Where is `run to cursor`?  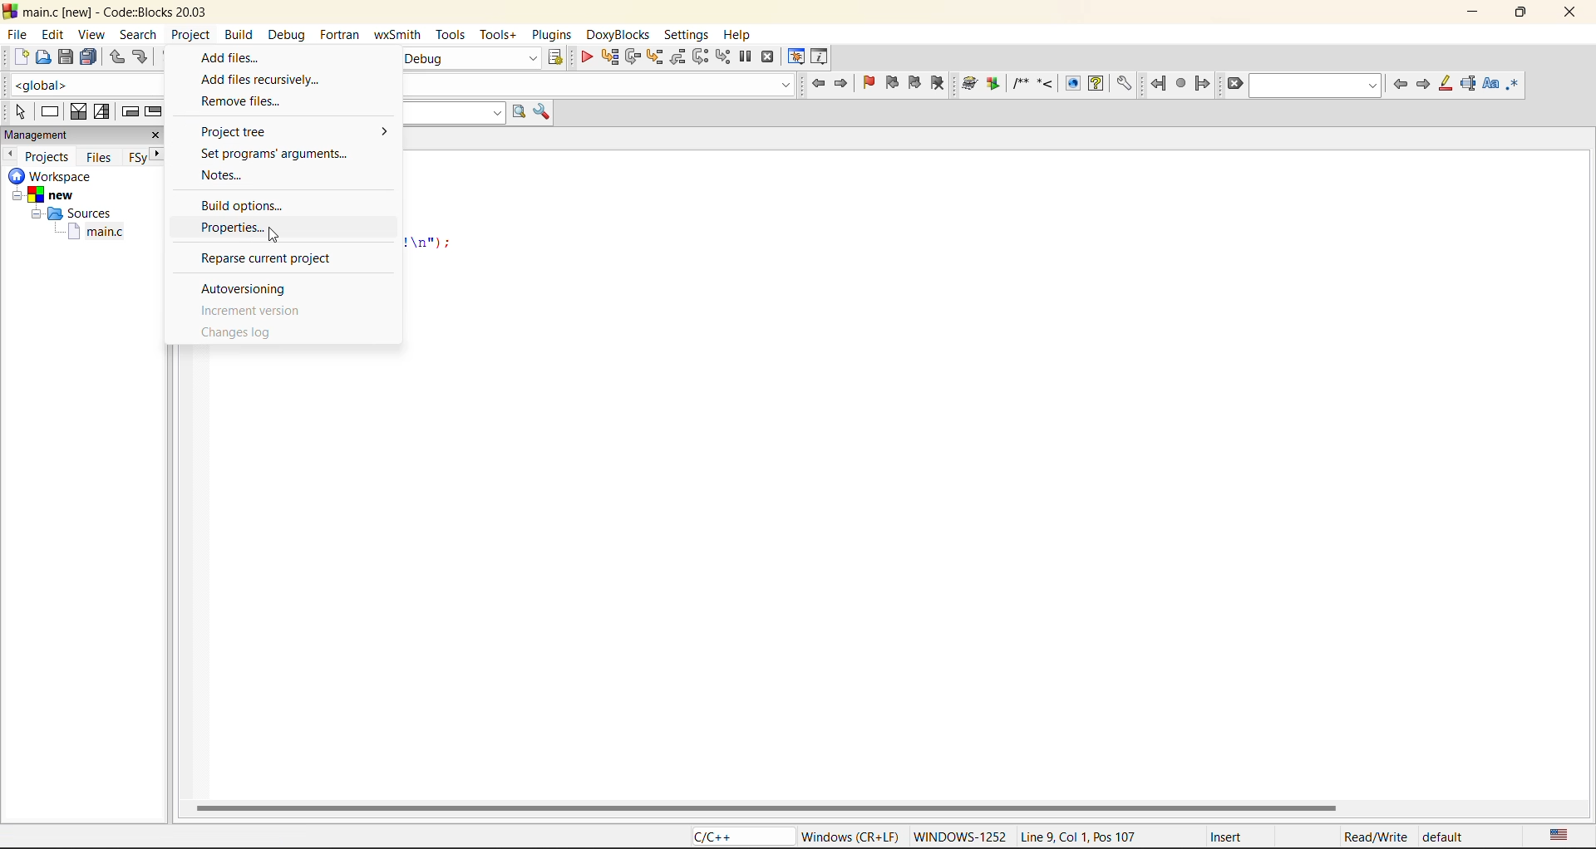
run to cursor is located at coordinates (611, 57).